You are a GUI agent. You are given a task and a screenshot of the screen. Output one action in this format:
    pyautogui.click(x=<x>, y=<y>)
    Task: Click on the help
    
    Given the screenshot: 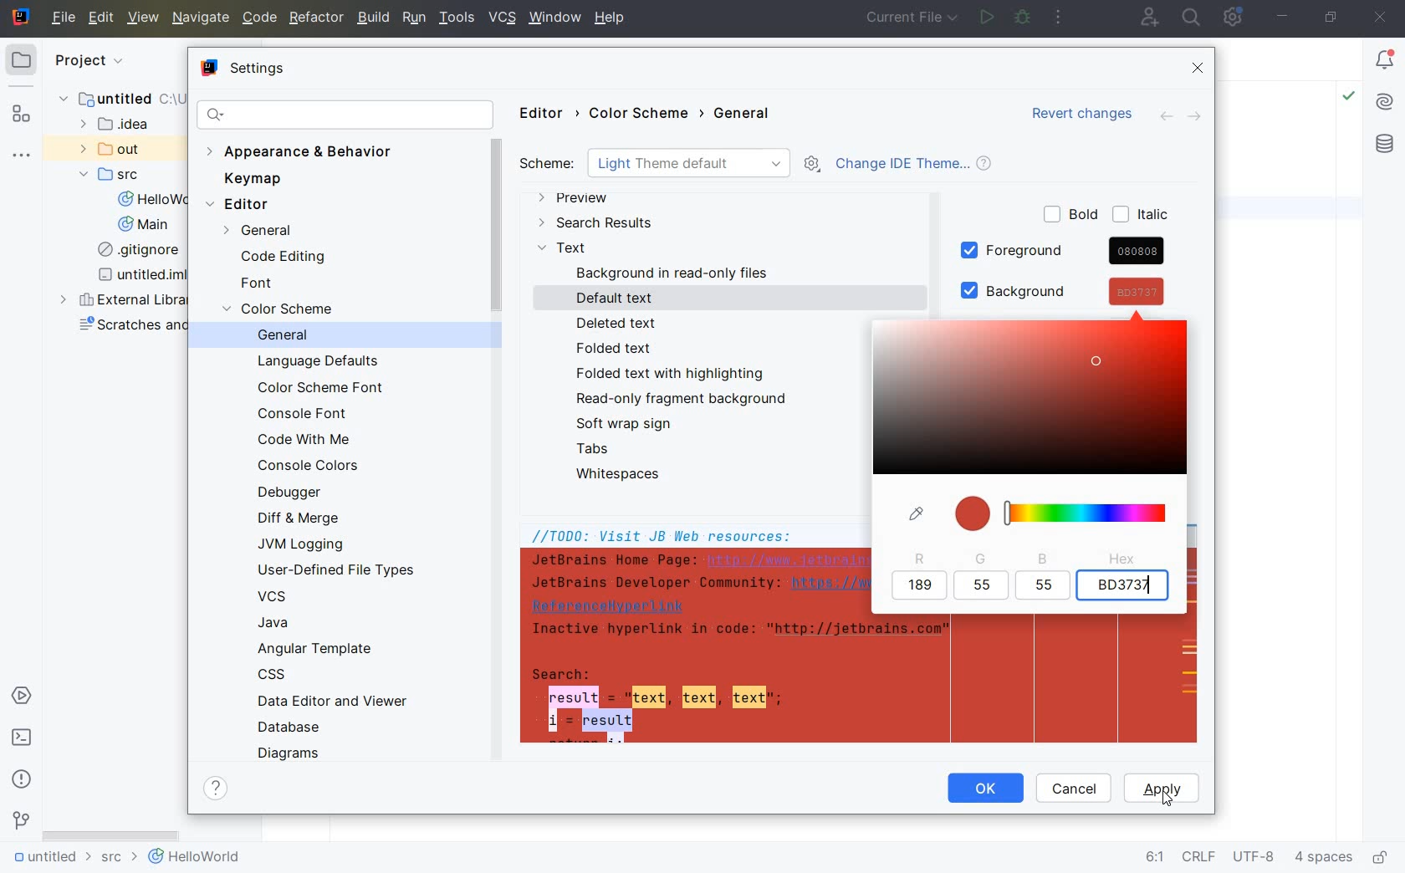 What is the action you would take?
    pyautogui.click(x=613, y=19)
    